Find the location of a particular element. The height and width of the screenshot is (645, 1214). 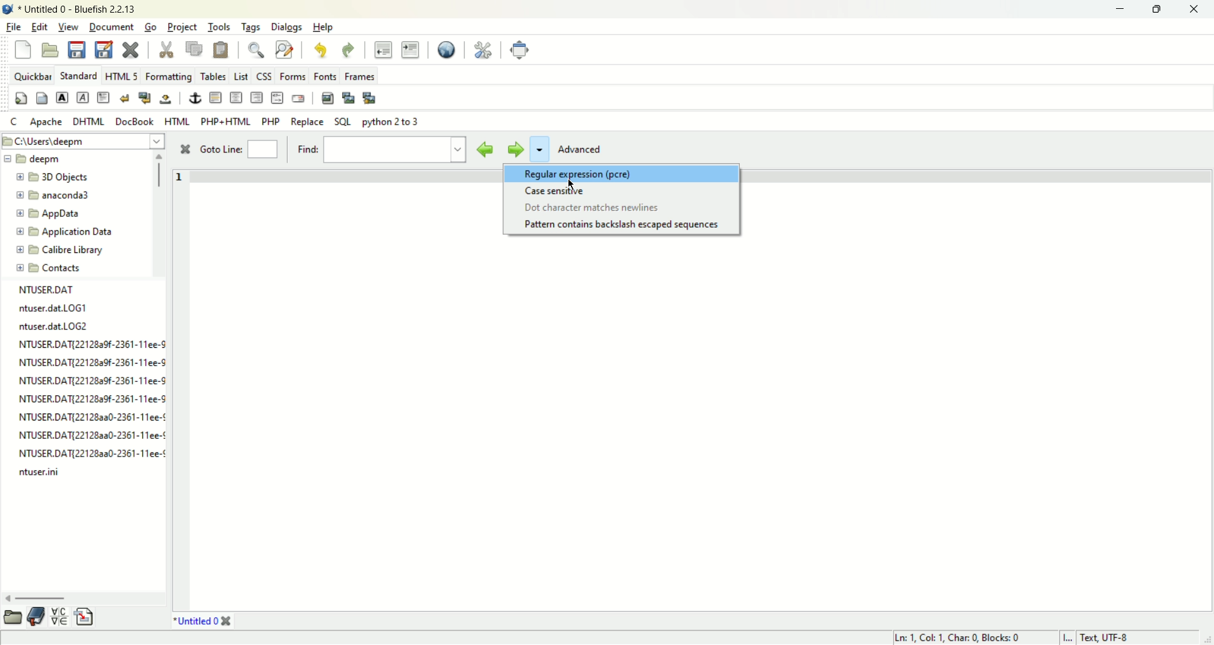

docbook is located at coordinates (137, 121).